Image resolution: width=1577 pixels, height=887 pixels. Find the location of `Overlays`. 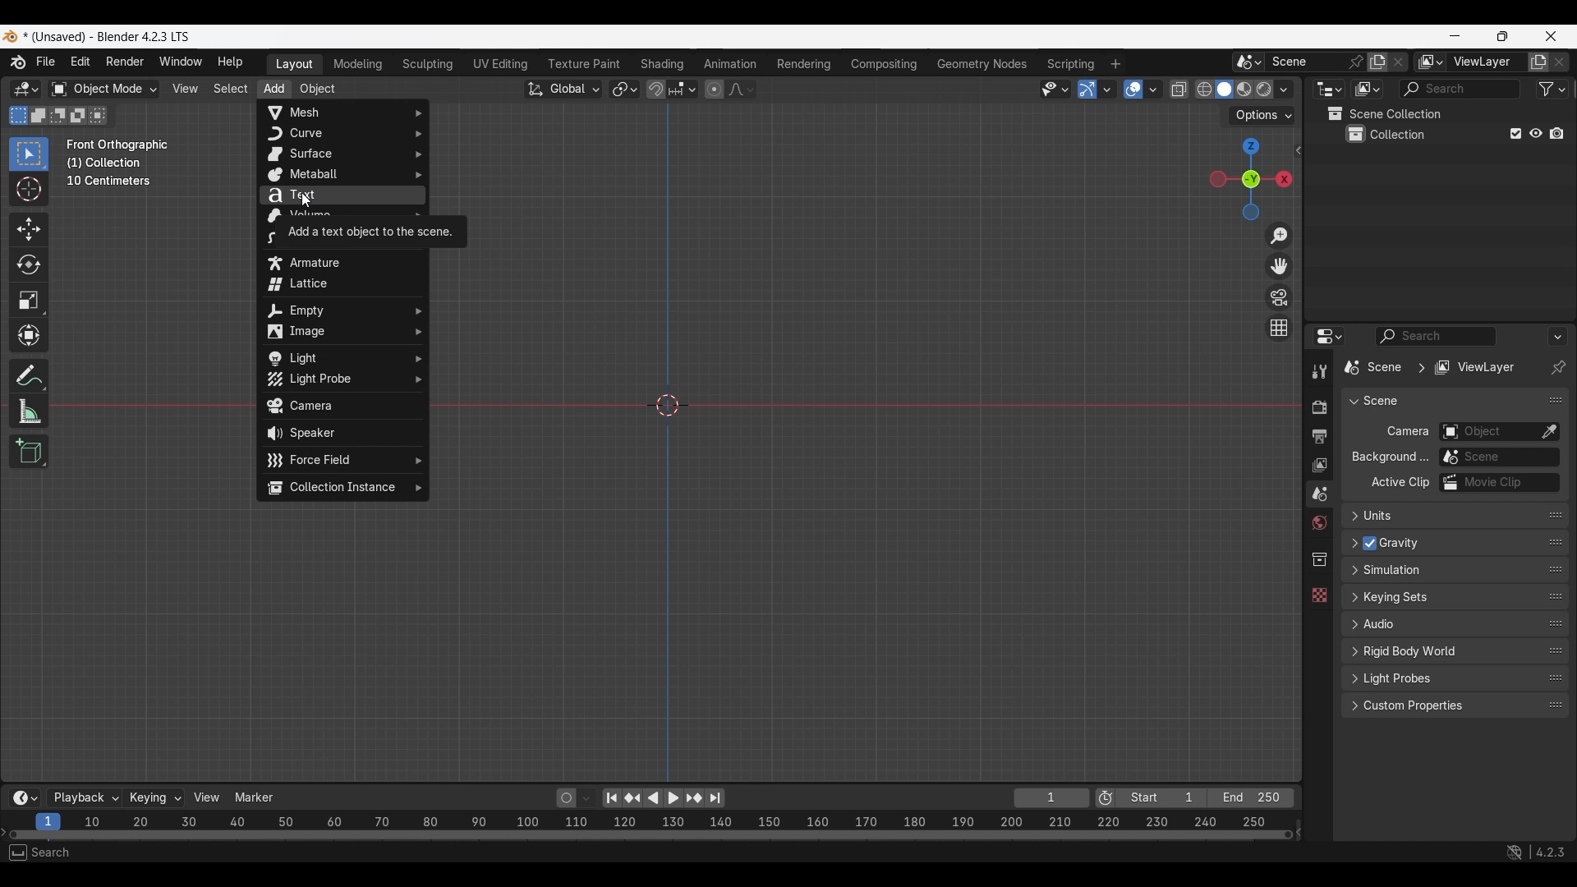

Overlays is located at coordinates (1152, 90).